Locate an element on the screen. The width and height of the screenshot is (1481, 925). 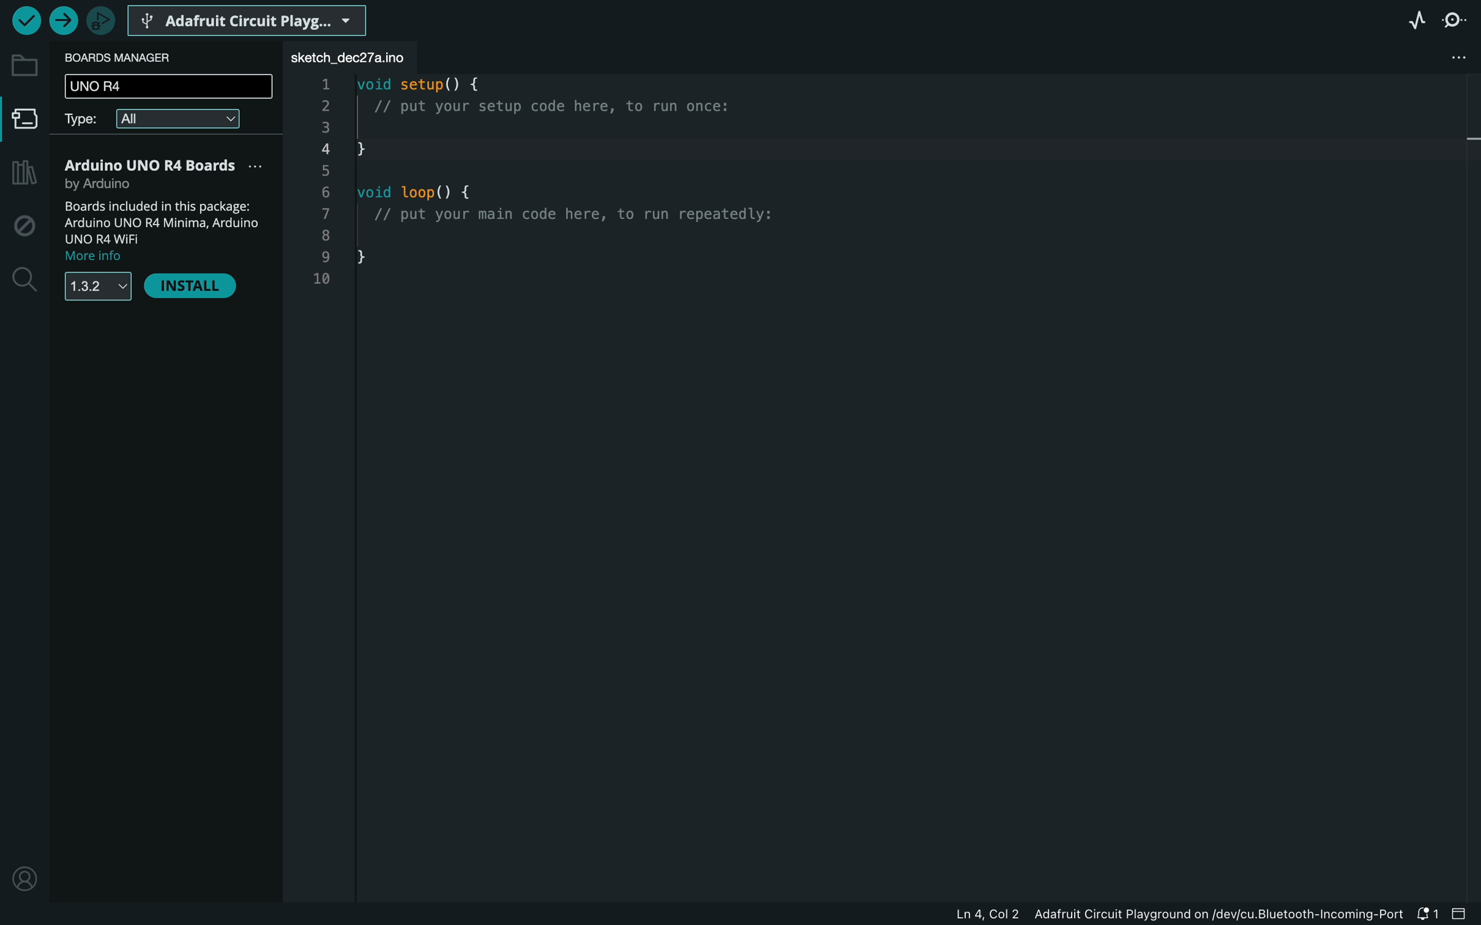
board manager is located at coordinates (130, 58).